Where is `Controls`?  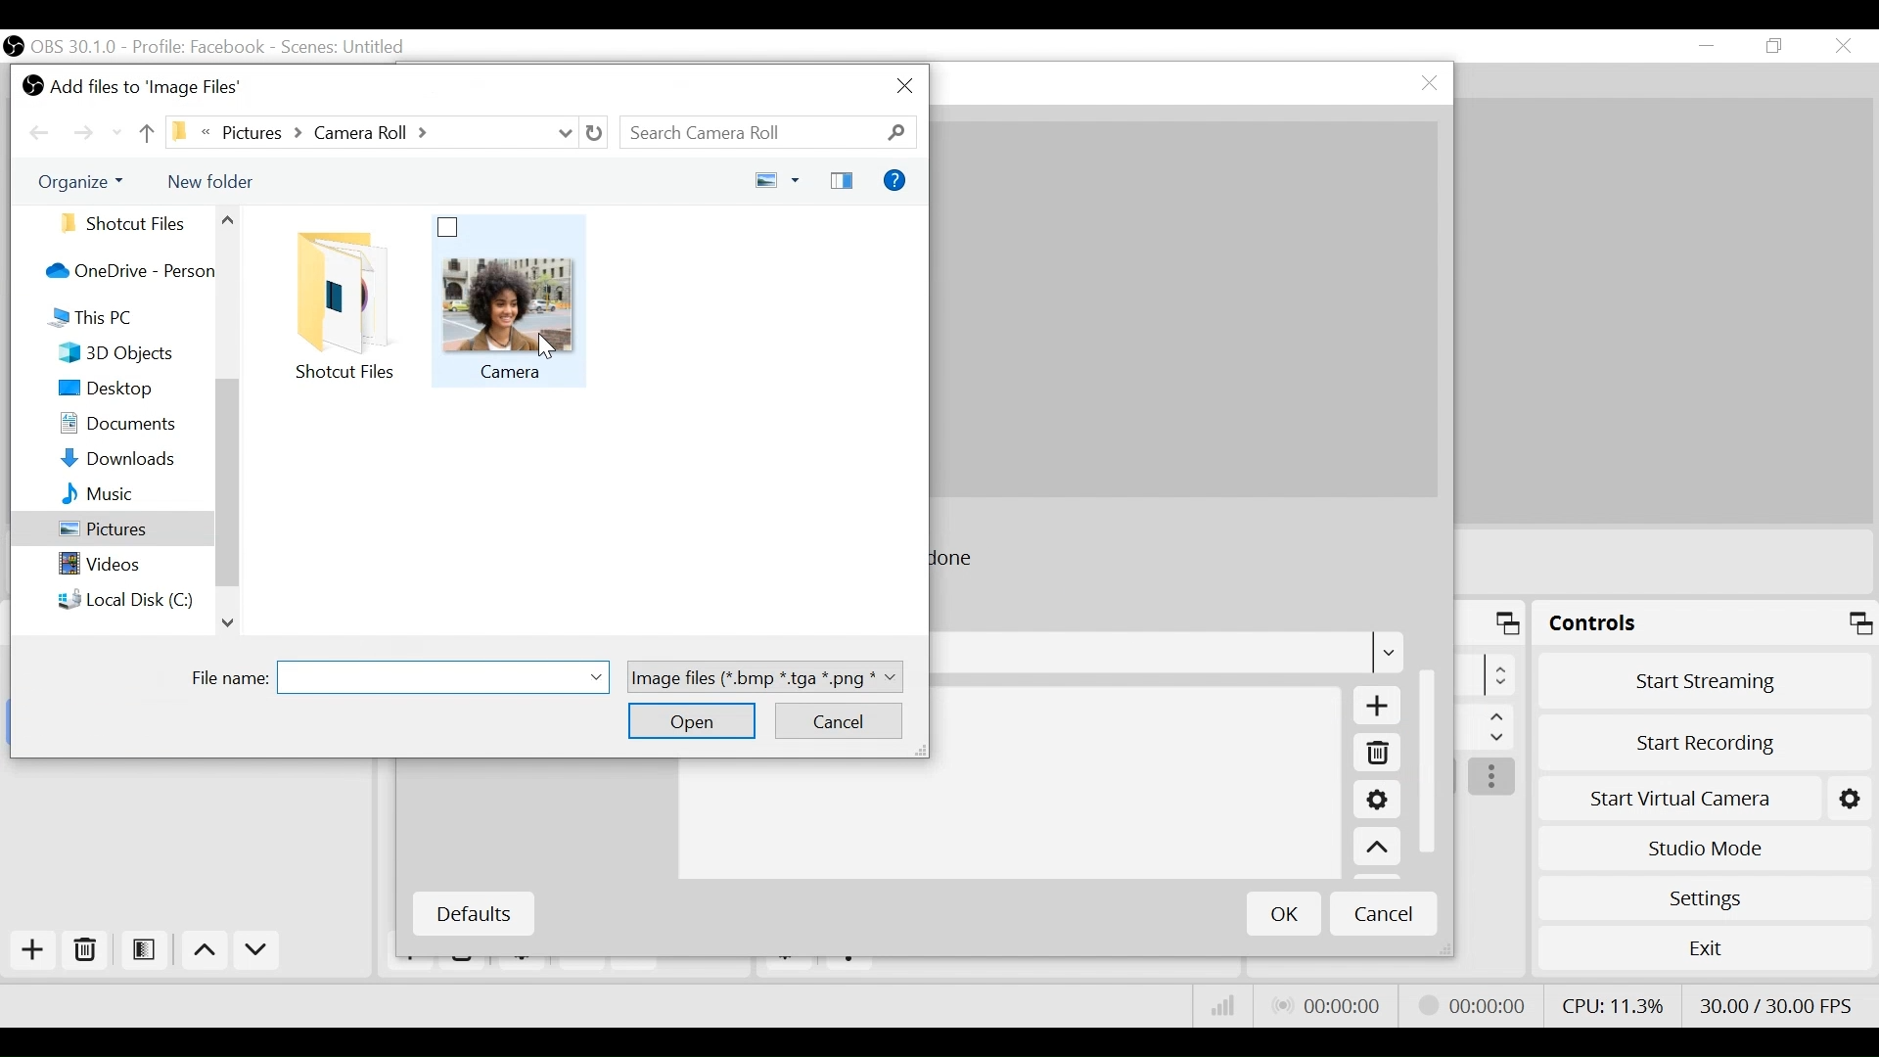
Controls is located at coordinates (1705, 626).